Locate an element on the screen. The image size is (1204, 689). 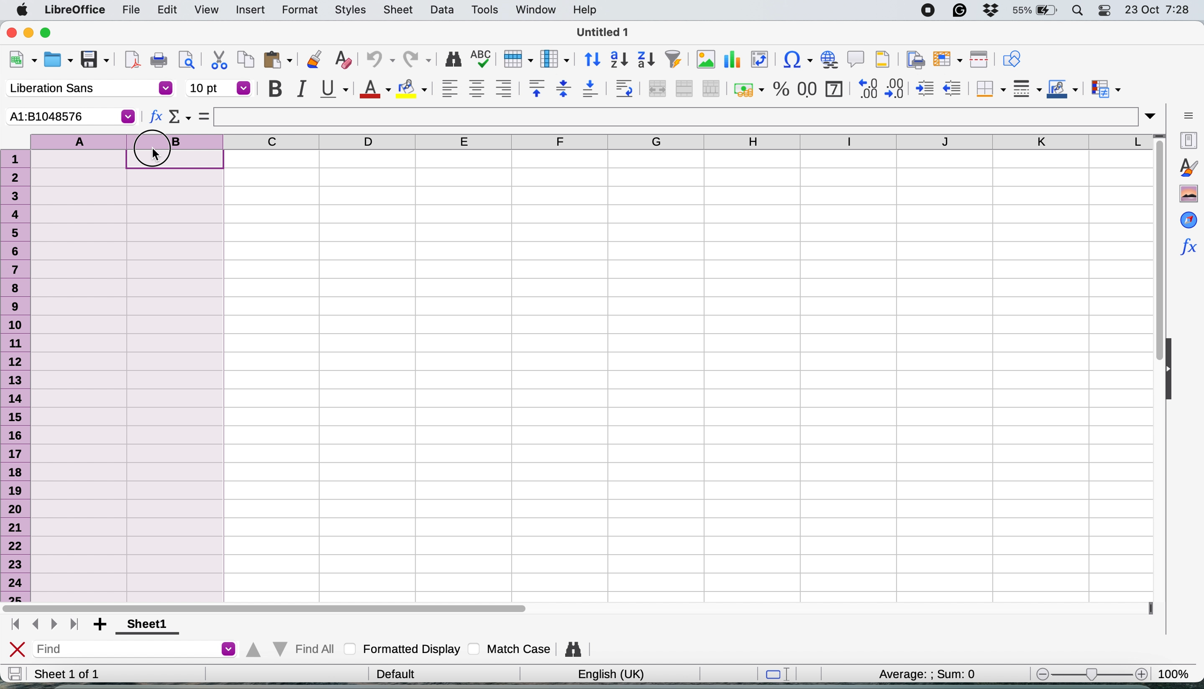
properties is located at coordinates (1187, 140).